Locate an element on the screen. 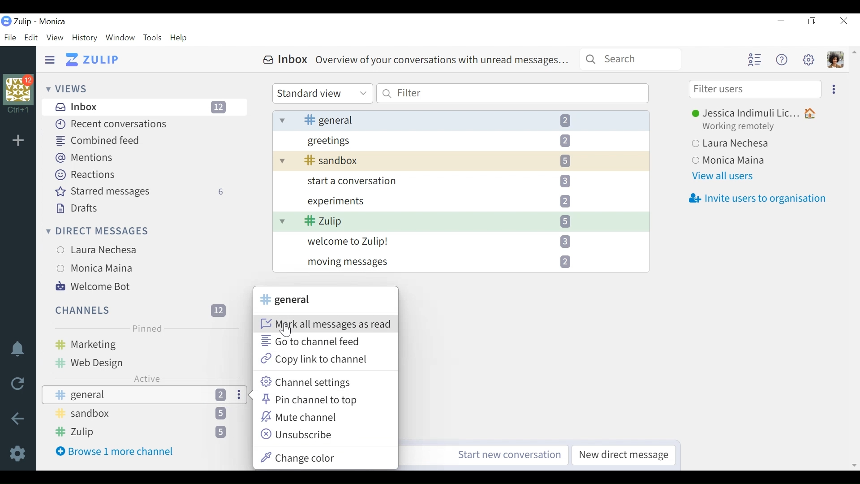 Image resolution: width=860 pixels, height=484 pixels. Help  is located at coordinates (780, 59).